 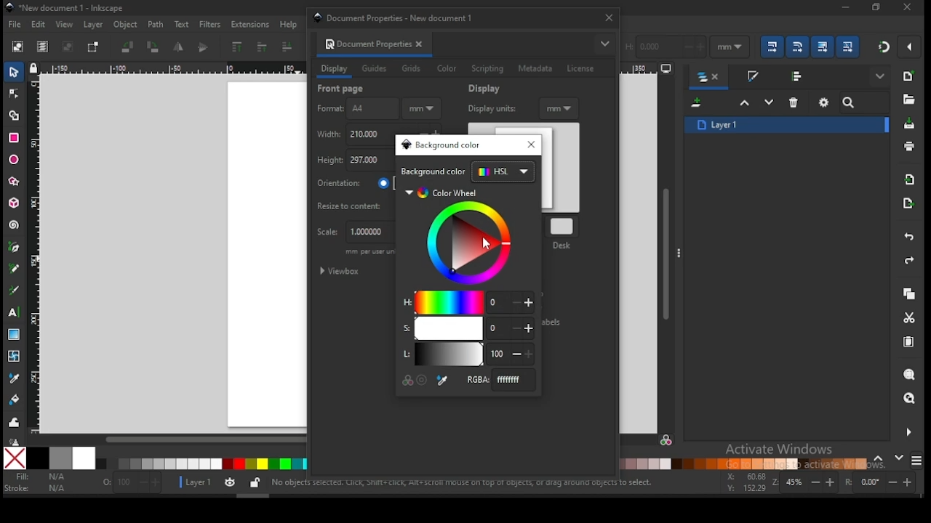 What do you see at coordinates (43, 47) in the screenshot?
I see `select all in all layers` at bounding box center [43, 47].